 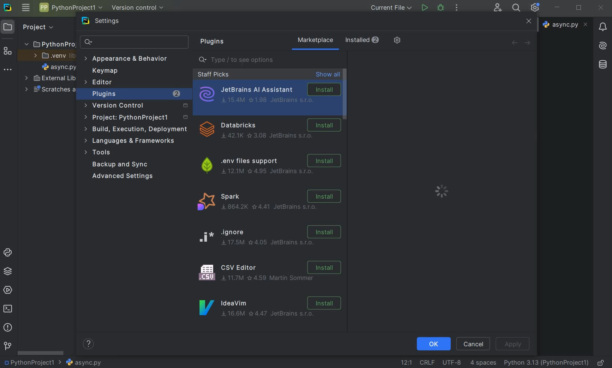 I want to click on .venv, so click(x=52, y=55).